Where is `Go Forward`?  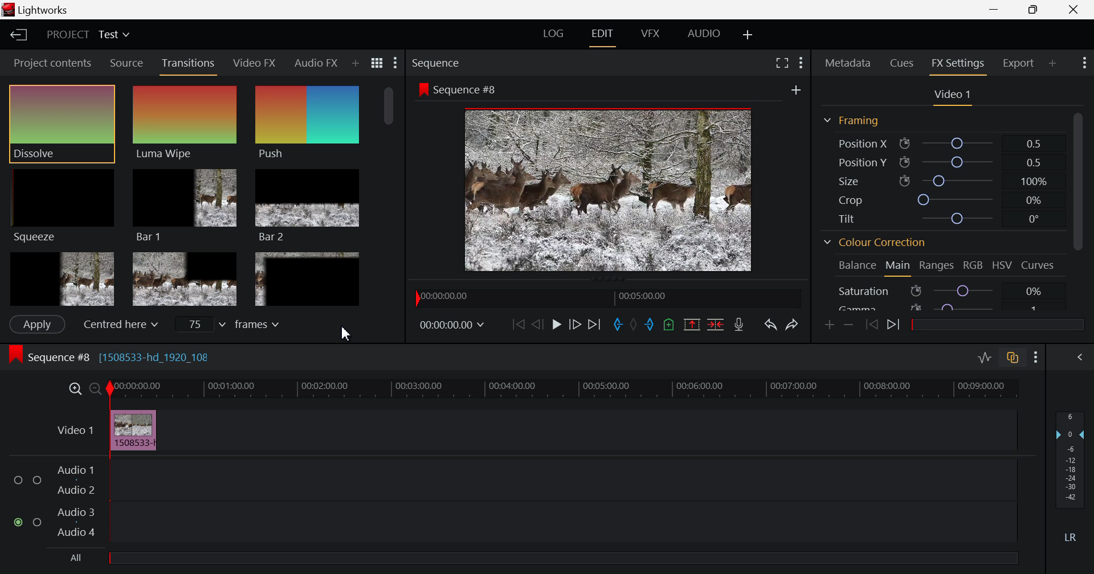 Go Forward is located at coordinates (574, 325).